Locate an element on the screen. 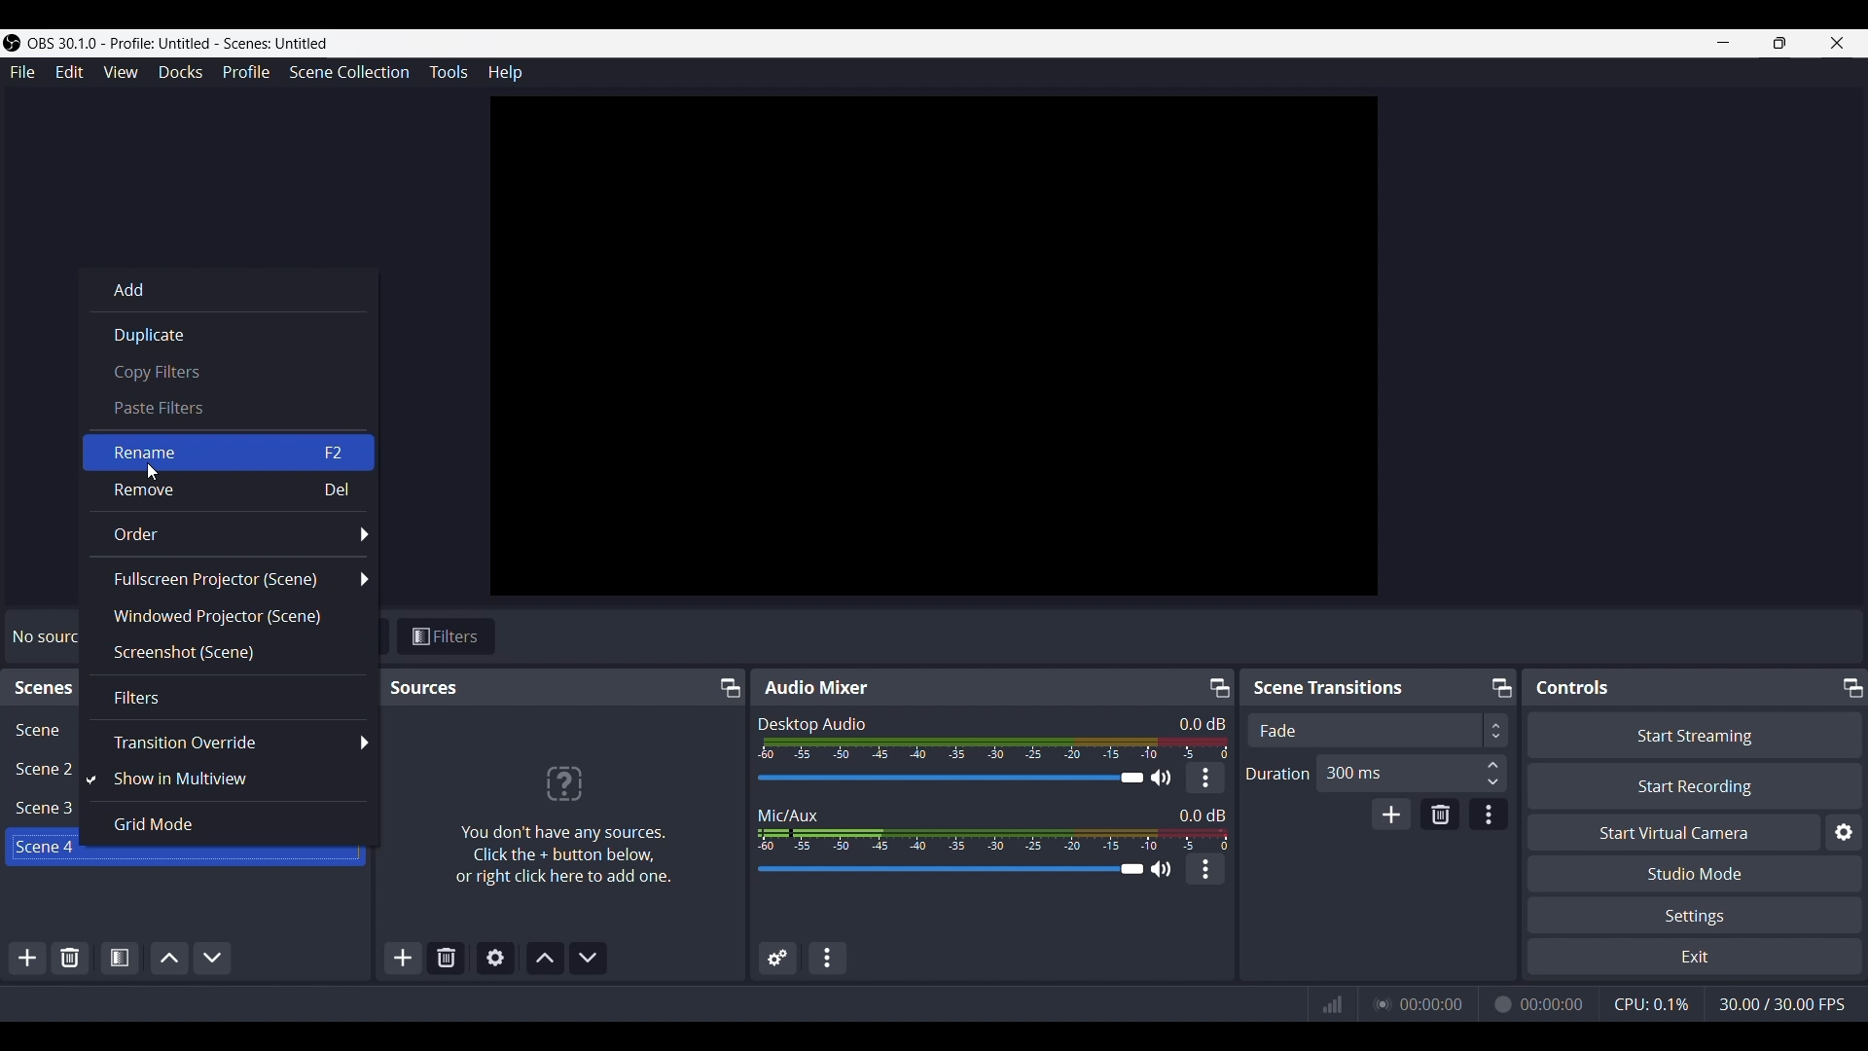  Paste filters is located at coordinates (161, 405).